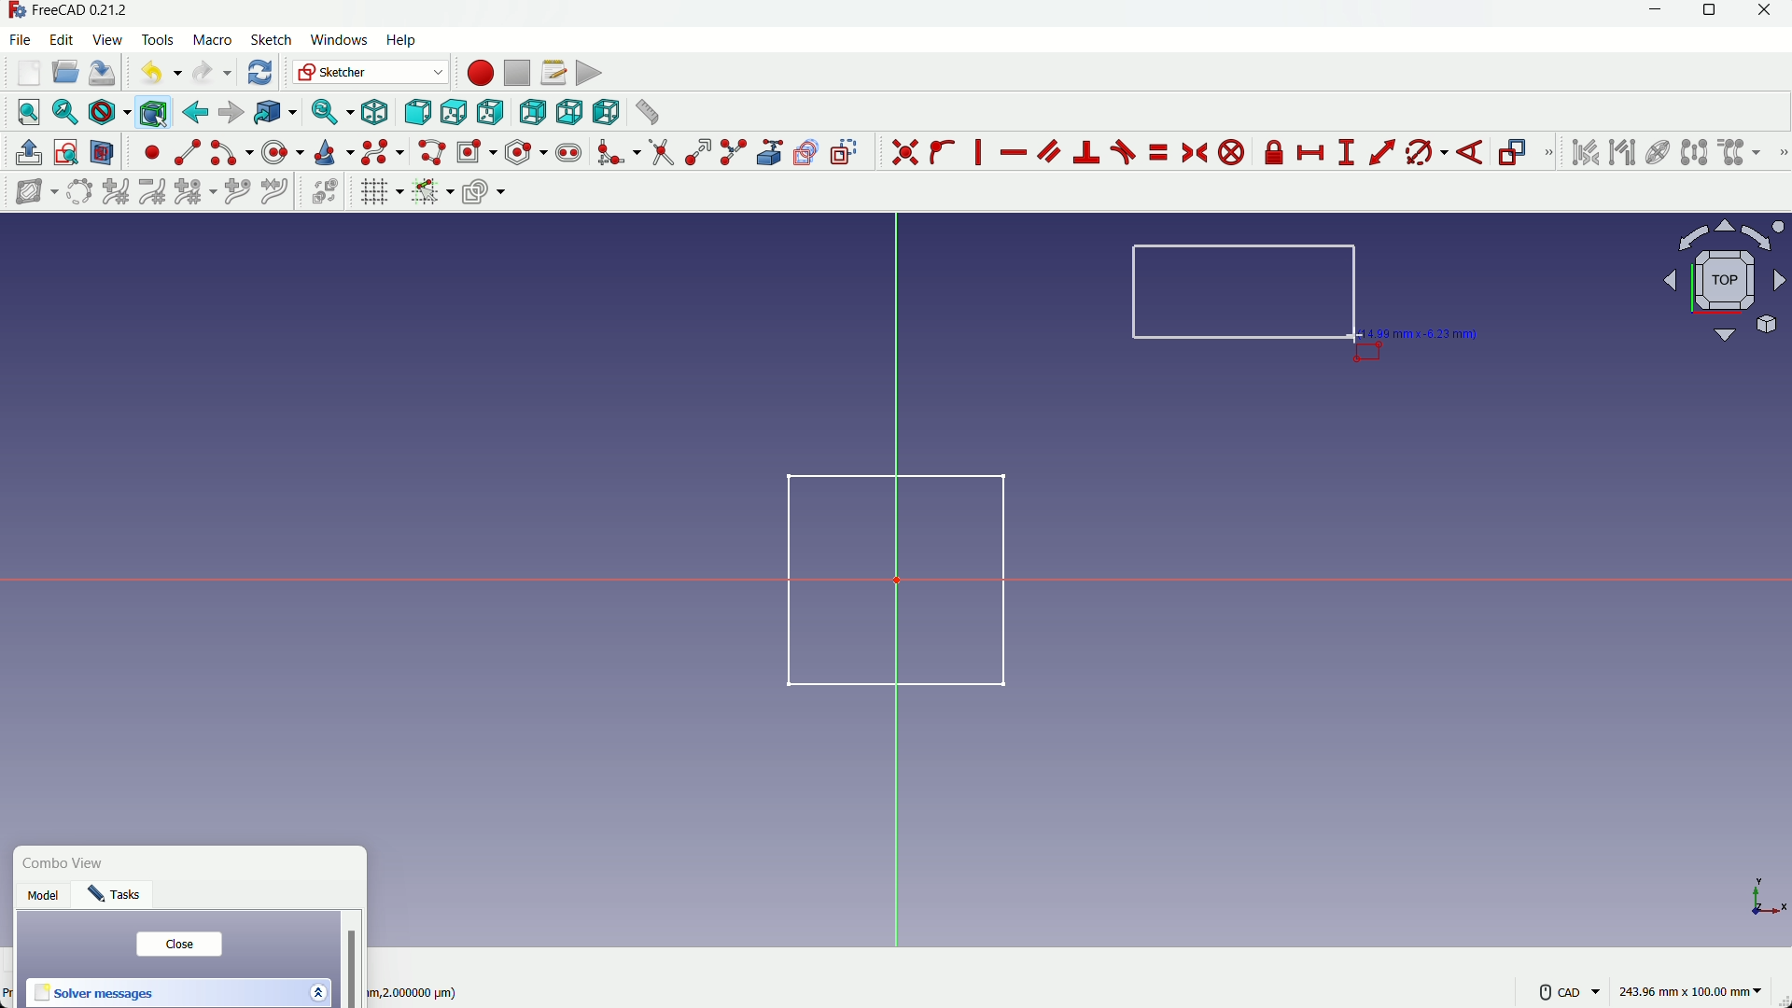 The height and width of the screenshot is (1008, 1792). Describe the element at coordinates (982, 152) in the screenshot. I see `constraint vertical` at that location.